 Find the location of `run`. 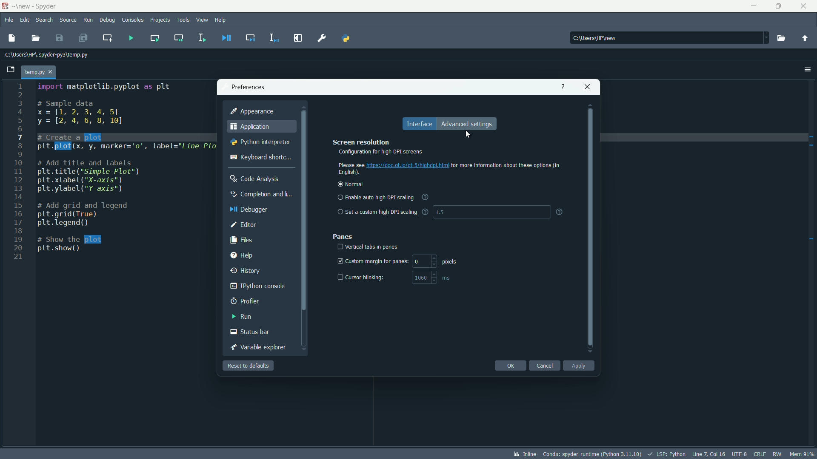

run is located at coordinates (88, 20).